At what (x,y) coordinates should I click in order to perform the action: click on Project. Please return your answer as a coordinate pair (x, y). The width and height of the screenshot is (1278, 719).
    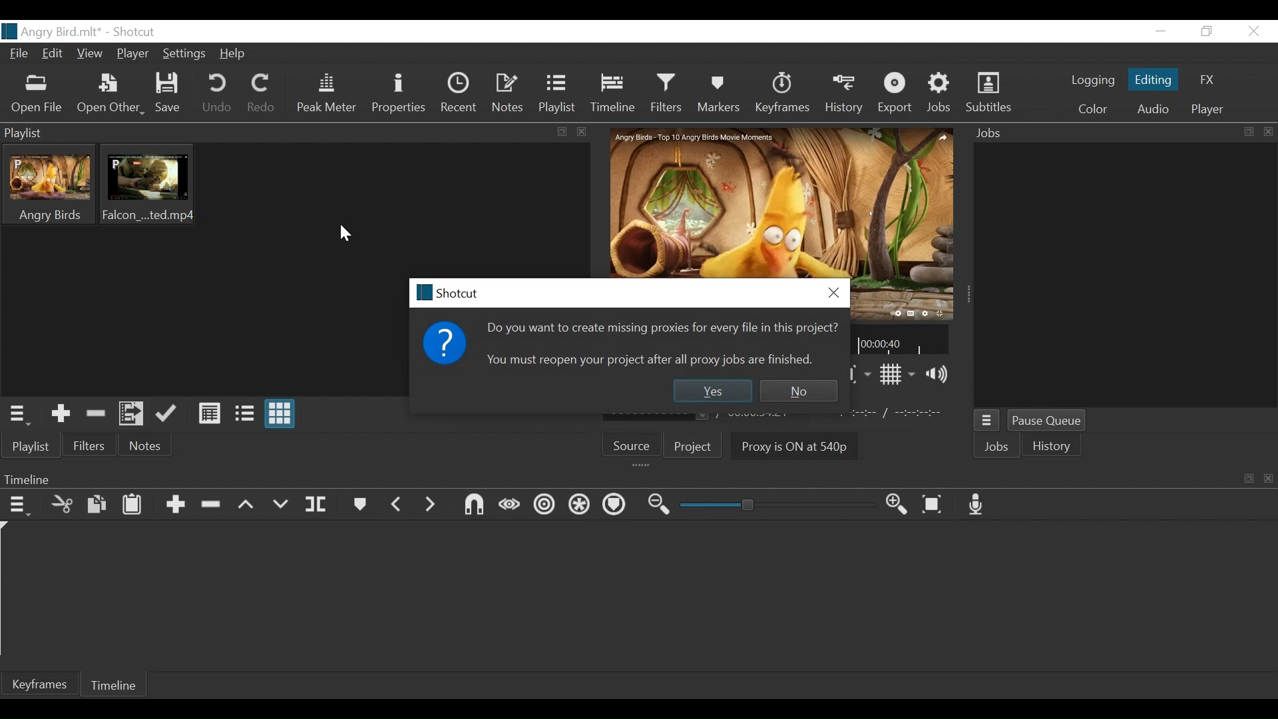
    Looking at the image, I should click on (698, 447).